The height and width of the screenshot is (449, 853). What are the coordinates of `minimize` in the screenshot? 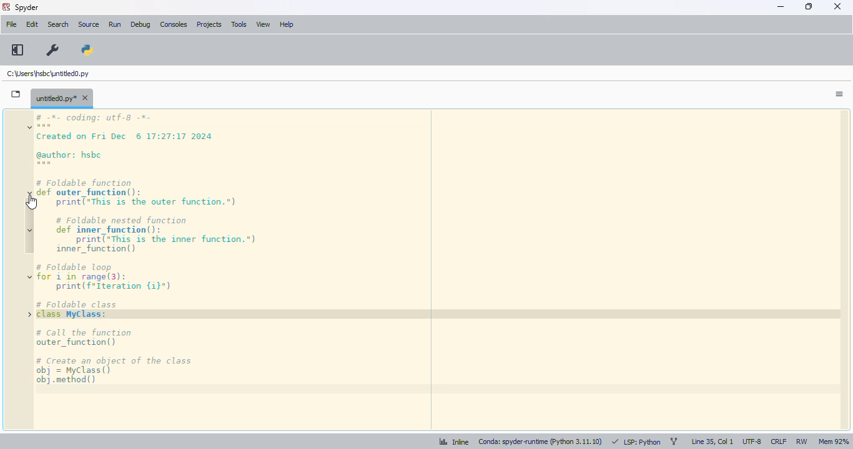 It's located at (781, 7).